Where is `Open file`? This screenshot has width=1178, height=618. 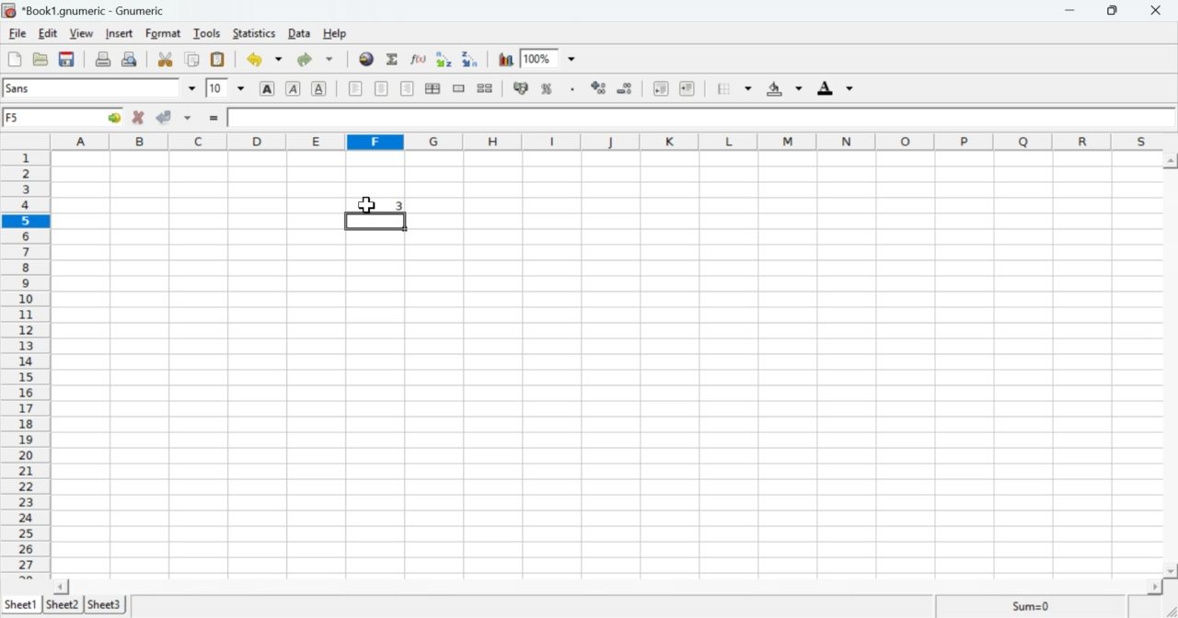
Open file is located at coordinates (40, 58).